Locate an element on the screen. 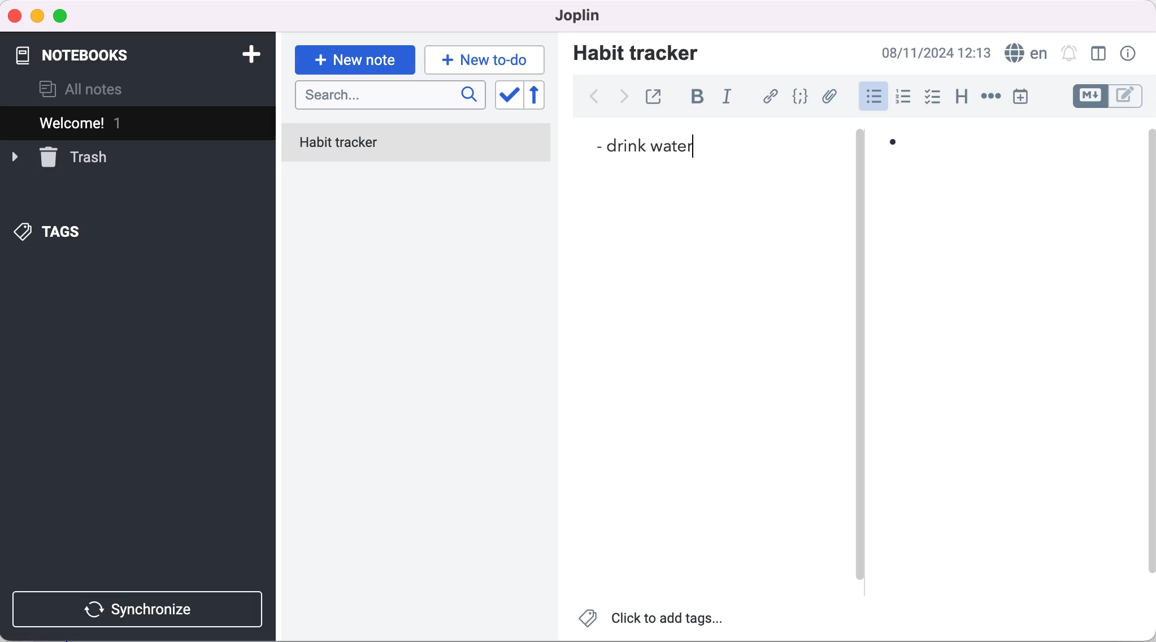  click to add tags is located at coordinates (653, 621).